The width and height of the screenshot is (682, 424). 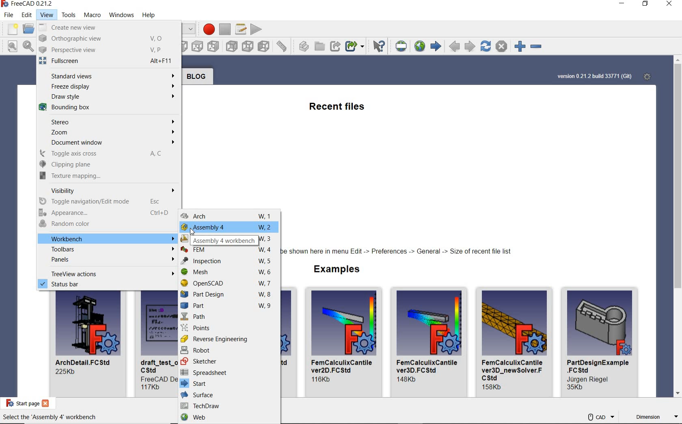 I want to click on Assembly 4 workbench, so click(x=224, y=240).